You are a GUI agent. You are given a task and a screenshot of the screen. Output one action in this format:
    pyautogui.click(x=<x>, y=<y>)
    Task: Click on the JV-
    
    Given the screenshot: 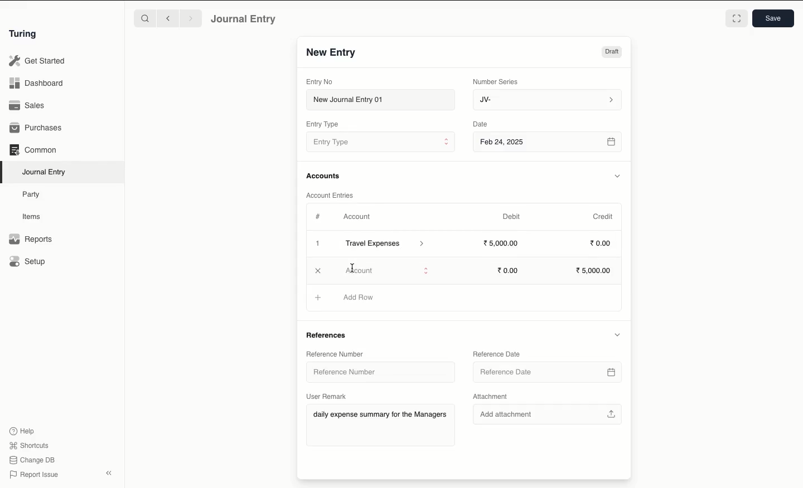 What is the action you would take?
    pyautogui.click(x=548, y=100)
    